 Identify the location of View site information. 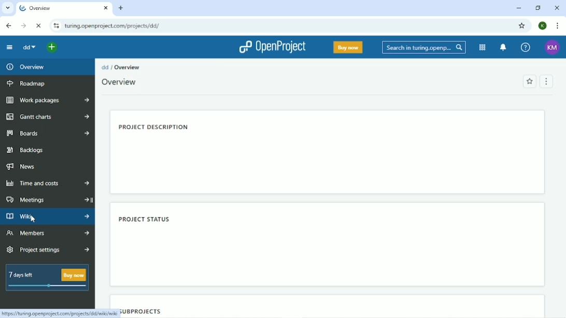
(56, 26).